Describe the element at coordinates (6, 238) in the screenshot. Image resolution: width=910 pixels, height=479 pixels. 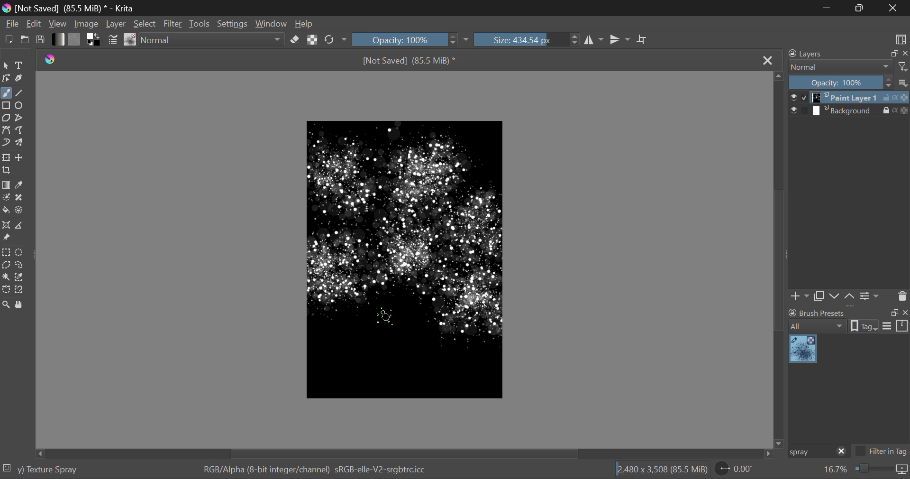
I see `Reference Images` at that location.